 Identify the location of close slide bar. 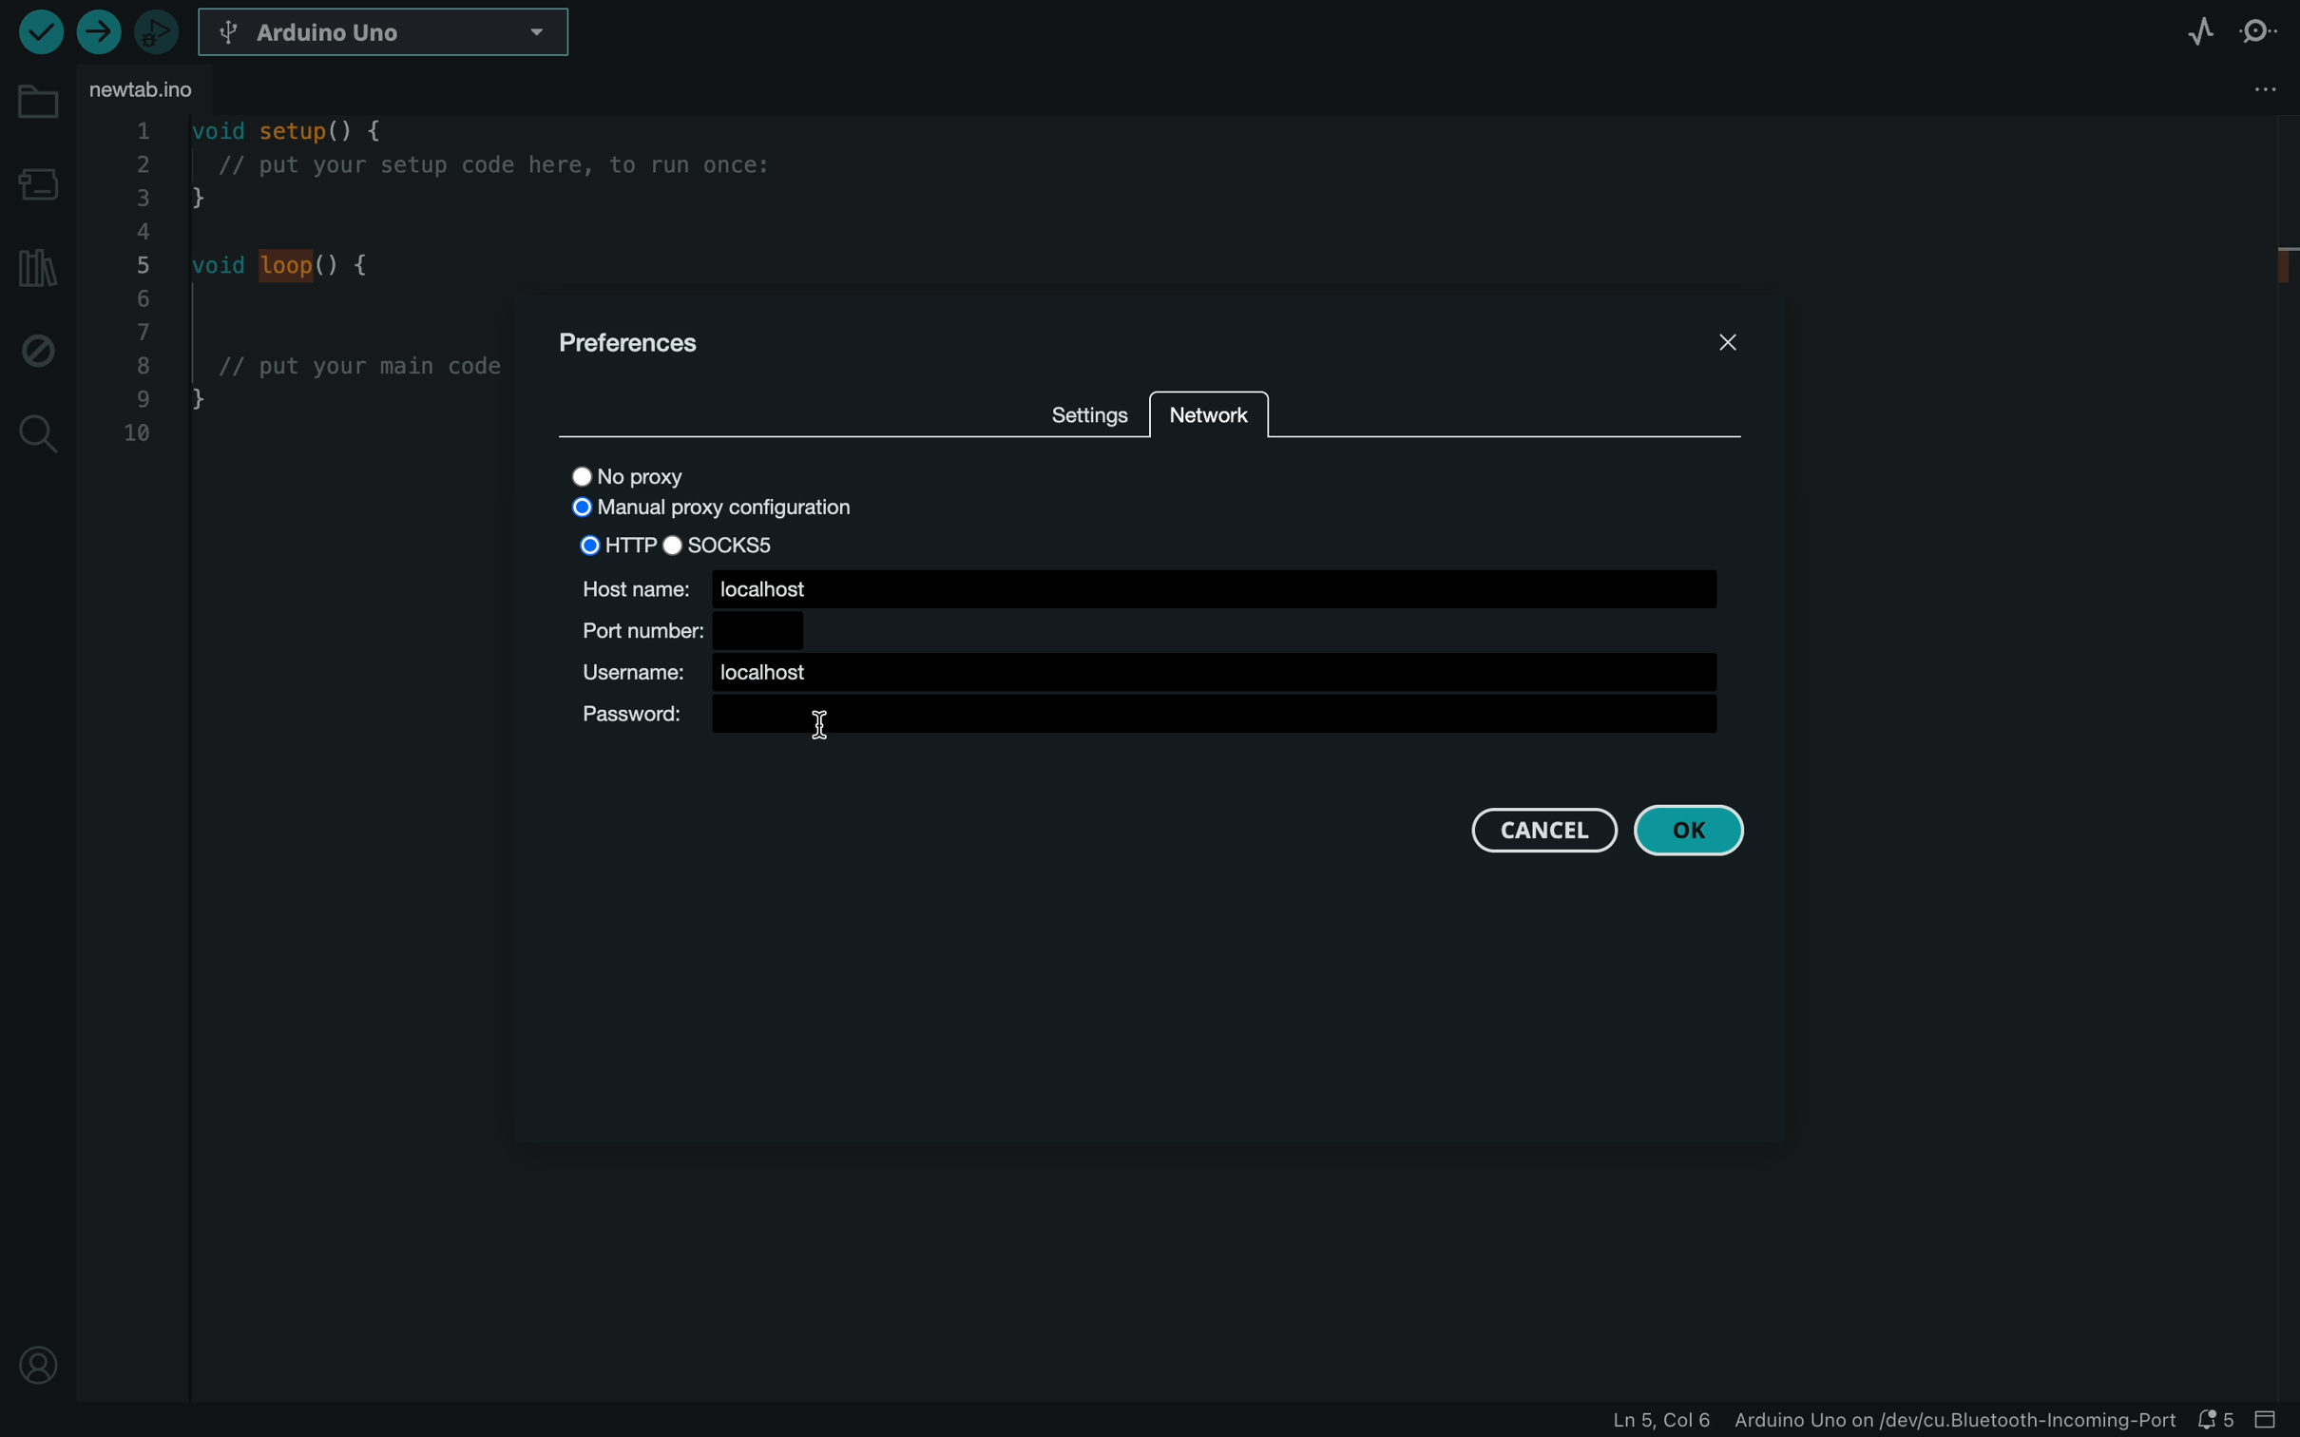
(2272, 1420).